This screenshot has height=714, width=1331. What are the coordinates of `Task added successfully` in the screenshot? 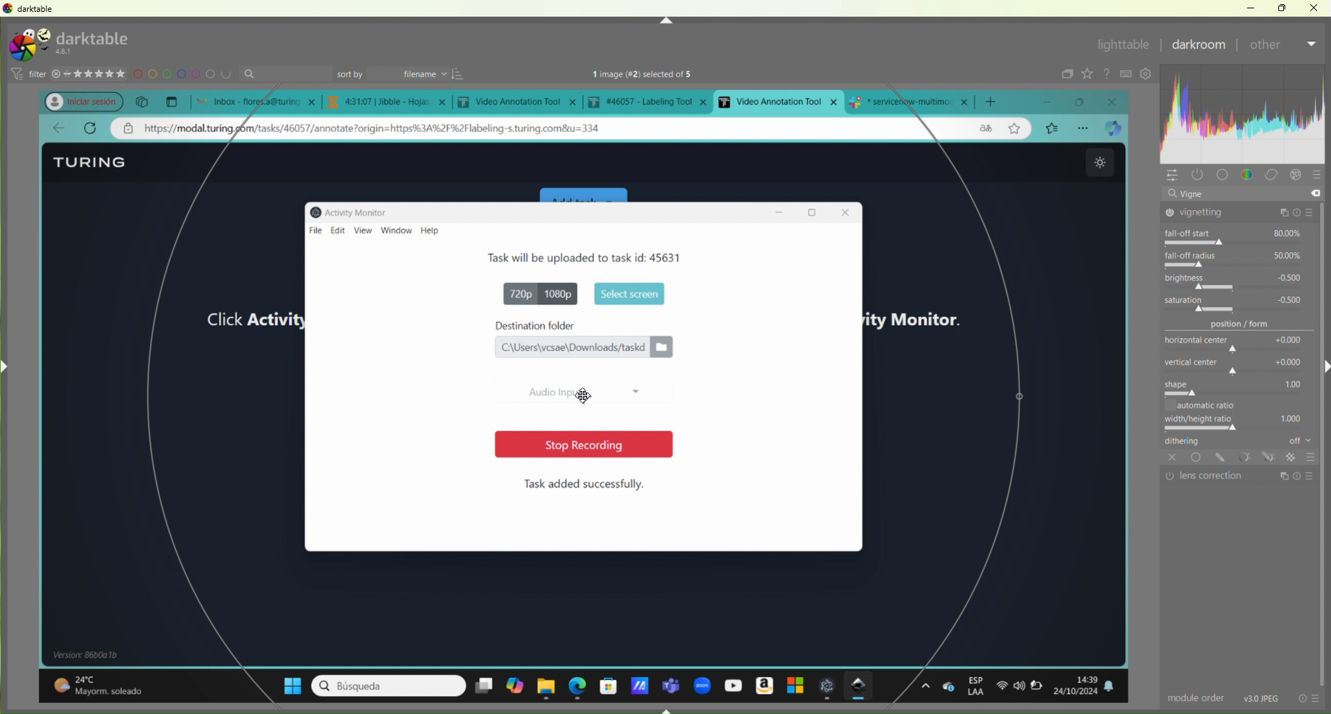 It's located at (585, 484).